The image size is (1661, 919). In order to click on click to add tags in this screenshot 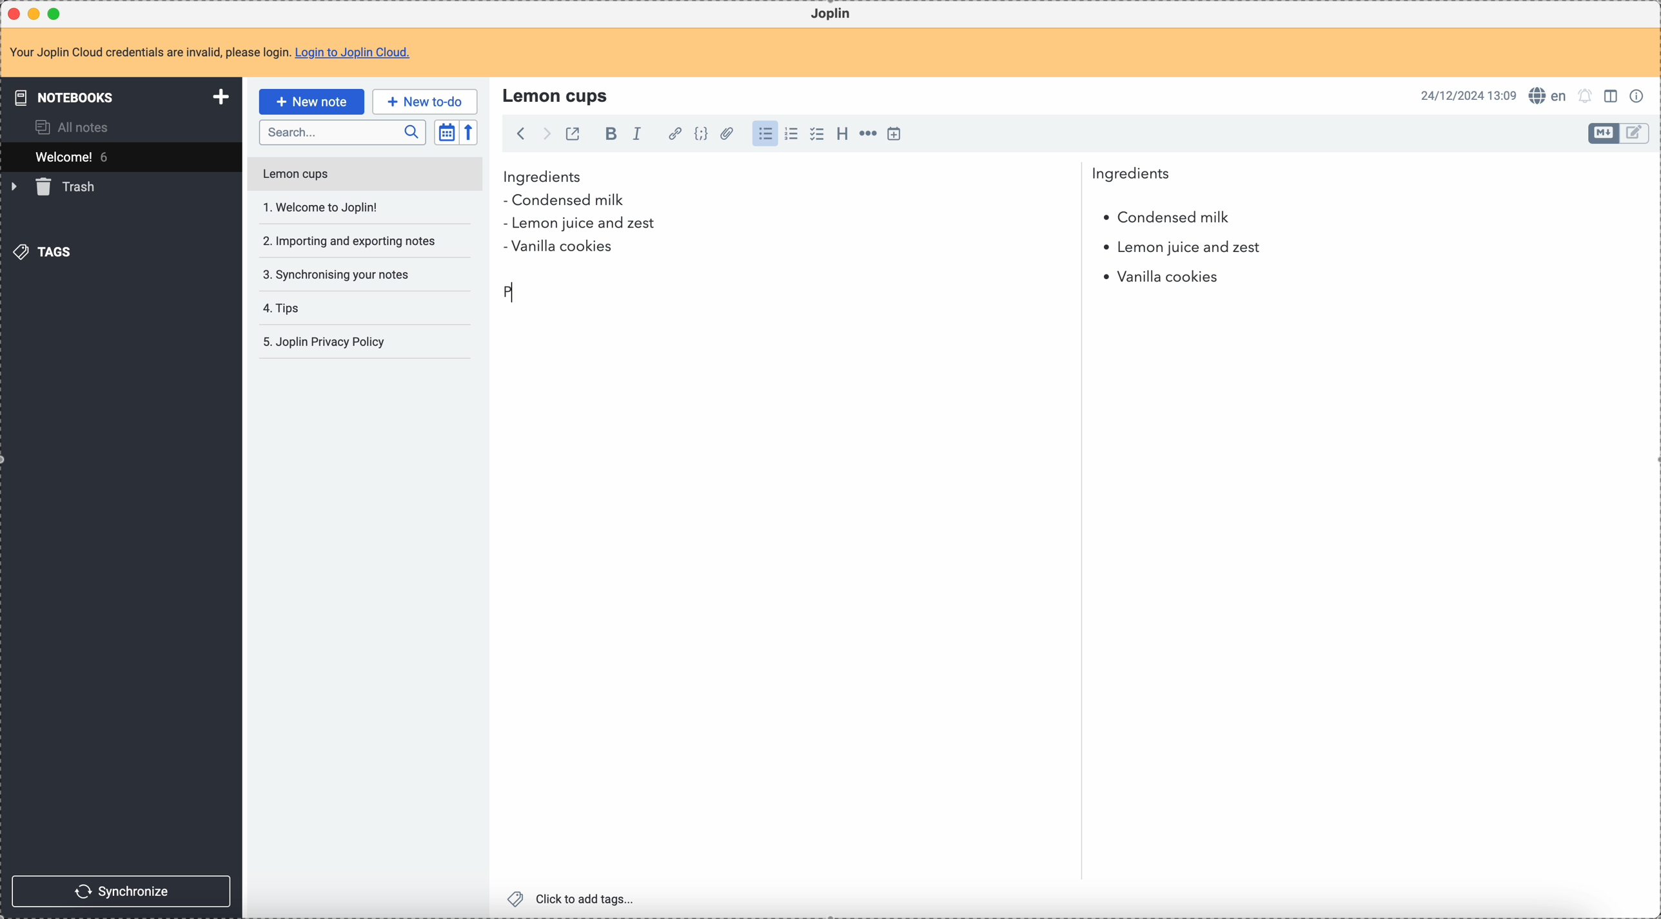, I will do `click(575, 898)`.